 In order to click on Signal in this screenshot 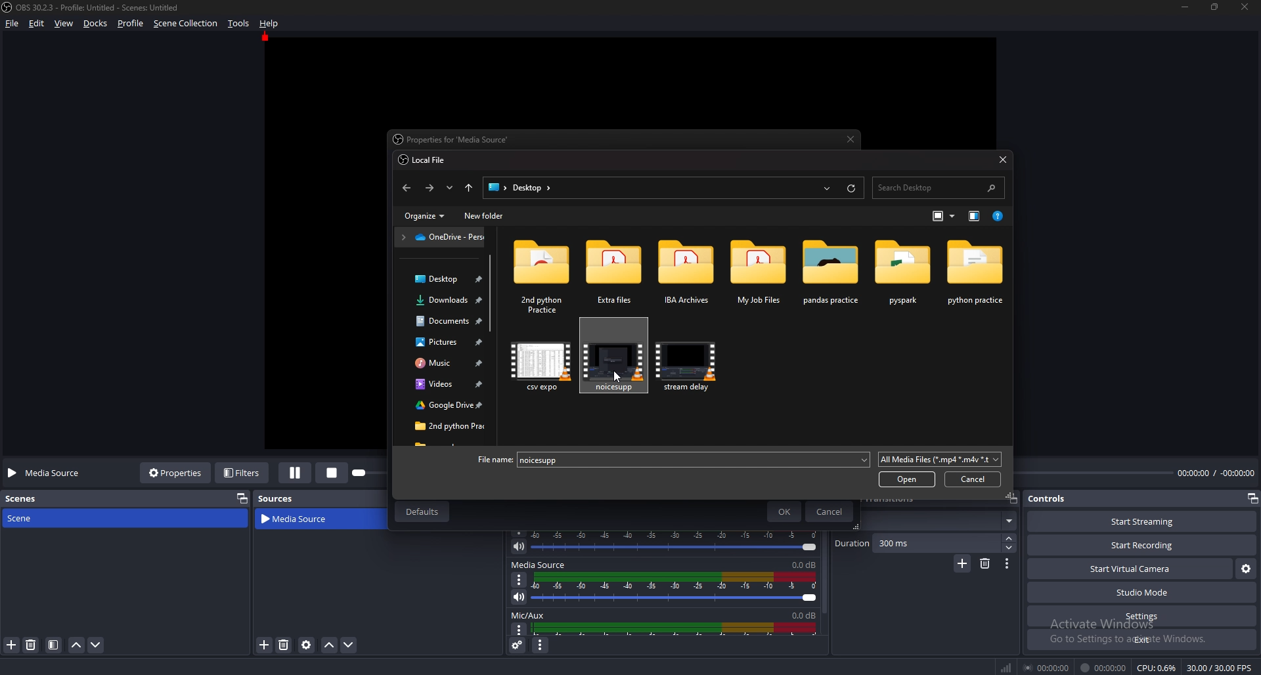, I will do `click(1006, 668)`.